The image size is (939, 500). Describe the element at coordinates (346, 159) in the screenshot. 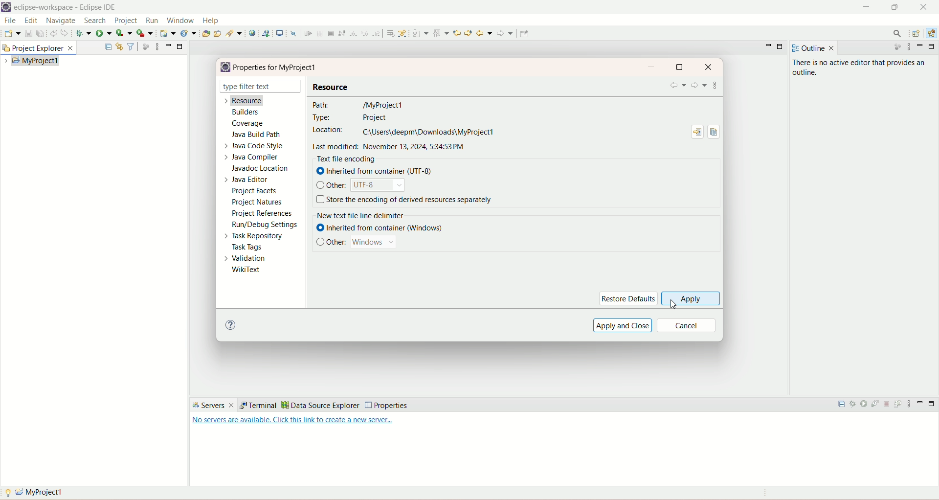

I see `text file encoding` at that location.